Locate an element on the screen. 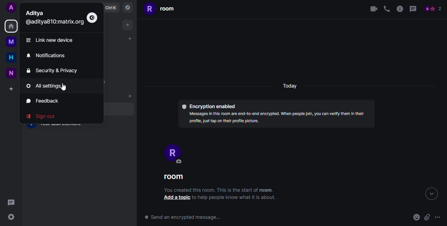 This screenshot has height=226, width=447. switch to light mode is located at coordinates (92, 17).